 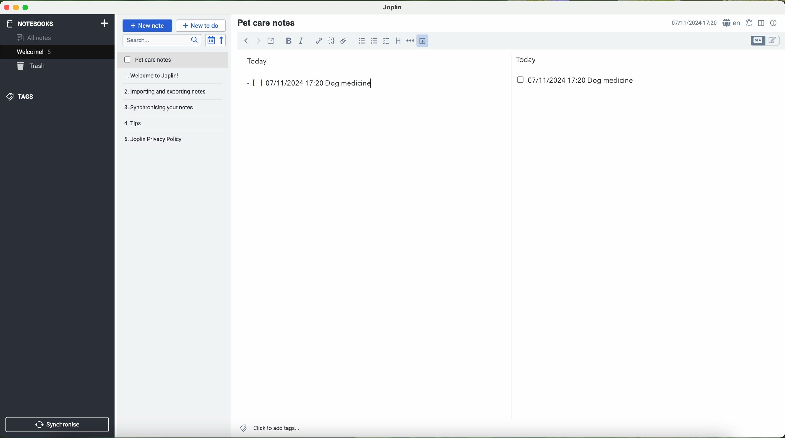 I want to click on search bar, so click(x=163, y=40).